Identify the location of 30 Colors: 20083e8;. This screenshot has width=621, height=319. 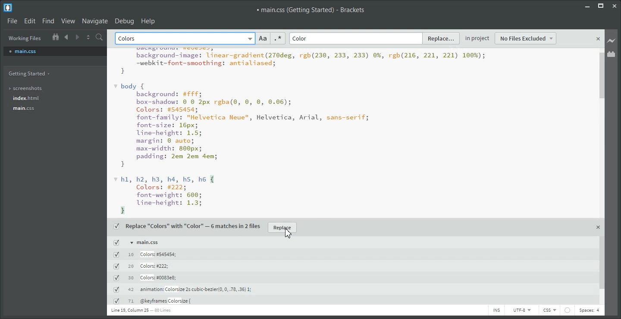
(146, 278).